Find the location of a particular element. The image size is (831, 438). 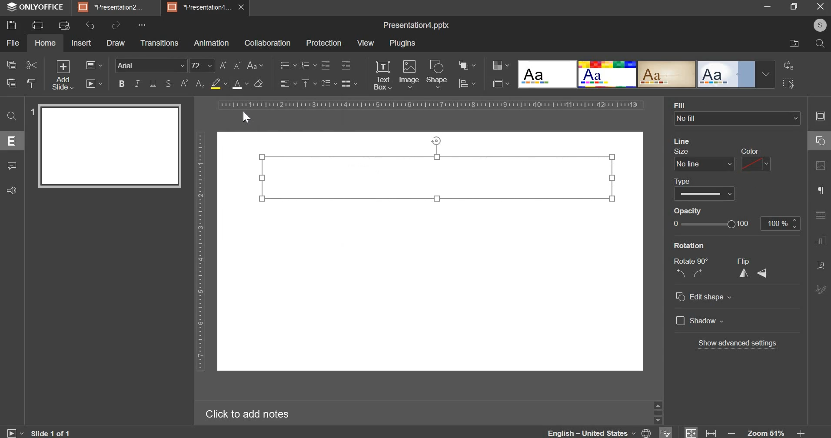

paste is located at coordinates (11, 83).